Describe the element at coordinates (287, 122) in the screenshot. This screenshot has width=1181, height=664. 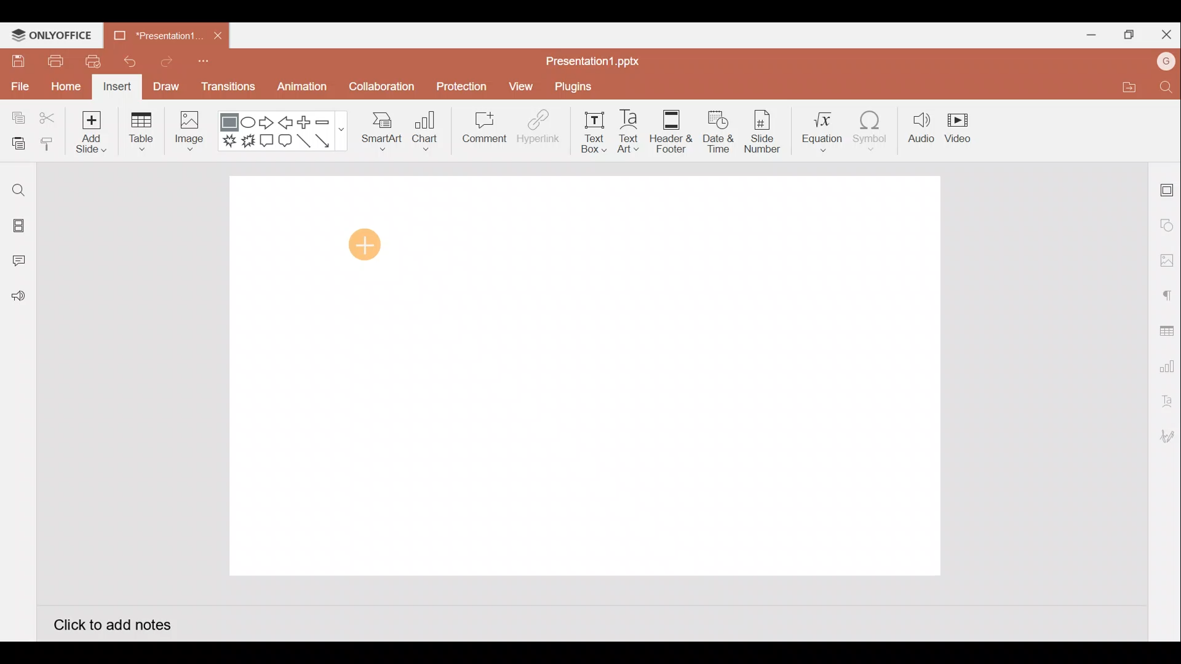
I see `Left arrow` at that location.